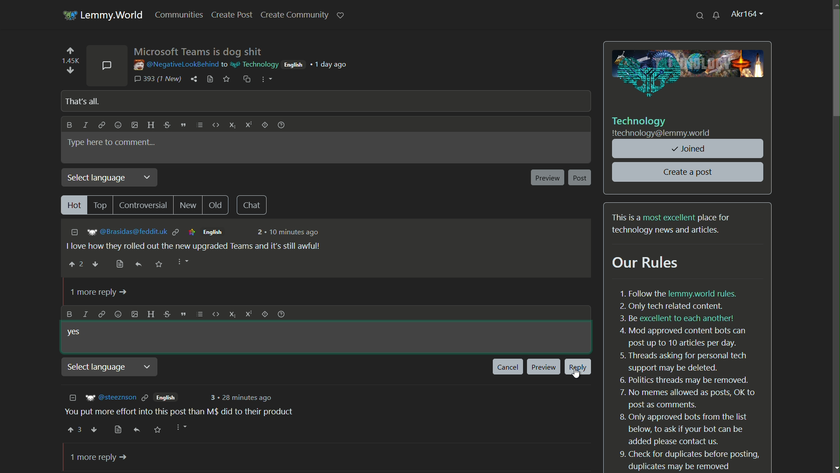 This screenshot has width=840, height=473. I want to click on upvote, so click(75, 264).